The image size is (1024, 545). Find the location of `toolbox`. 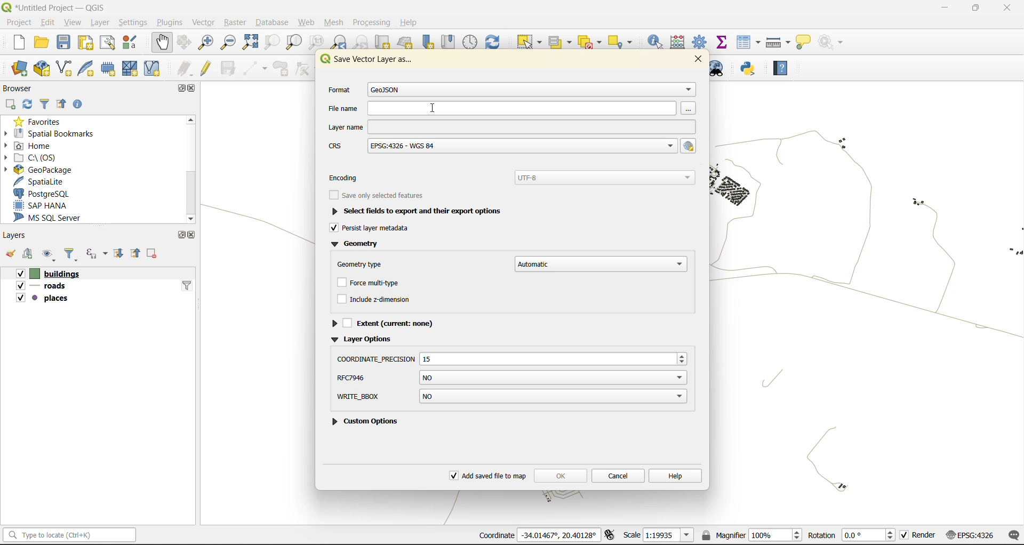

toolbox is located at coordinates (701, 41).